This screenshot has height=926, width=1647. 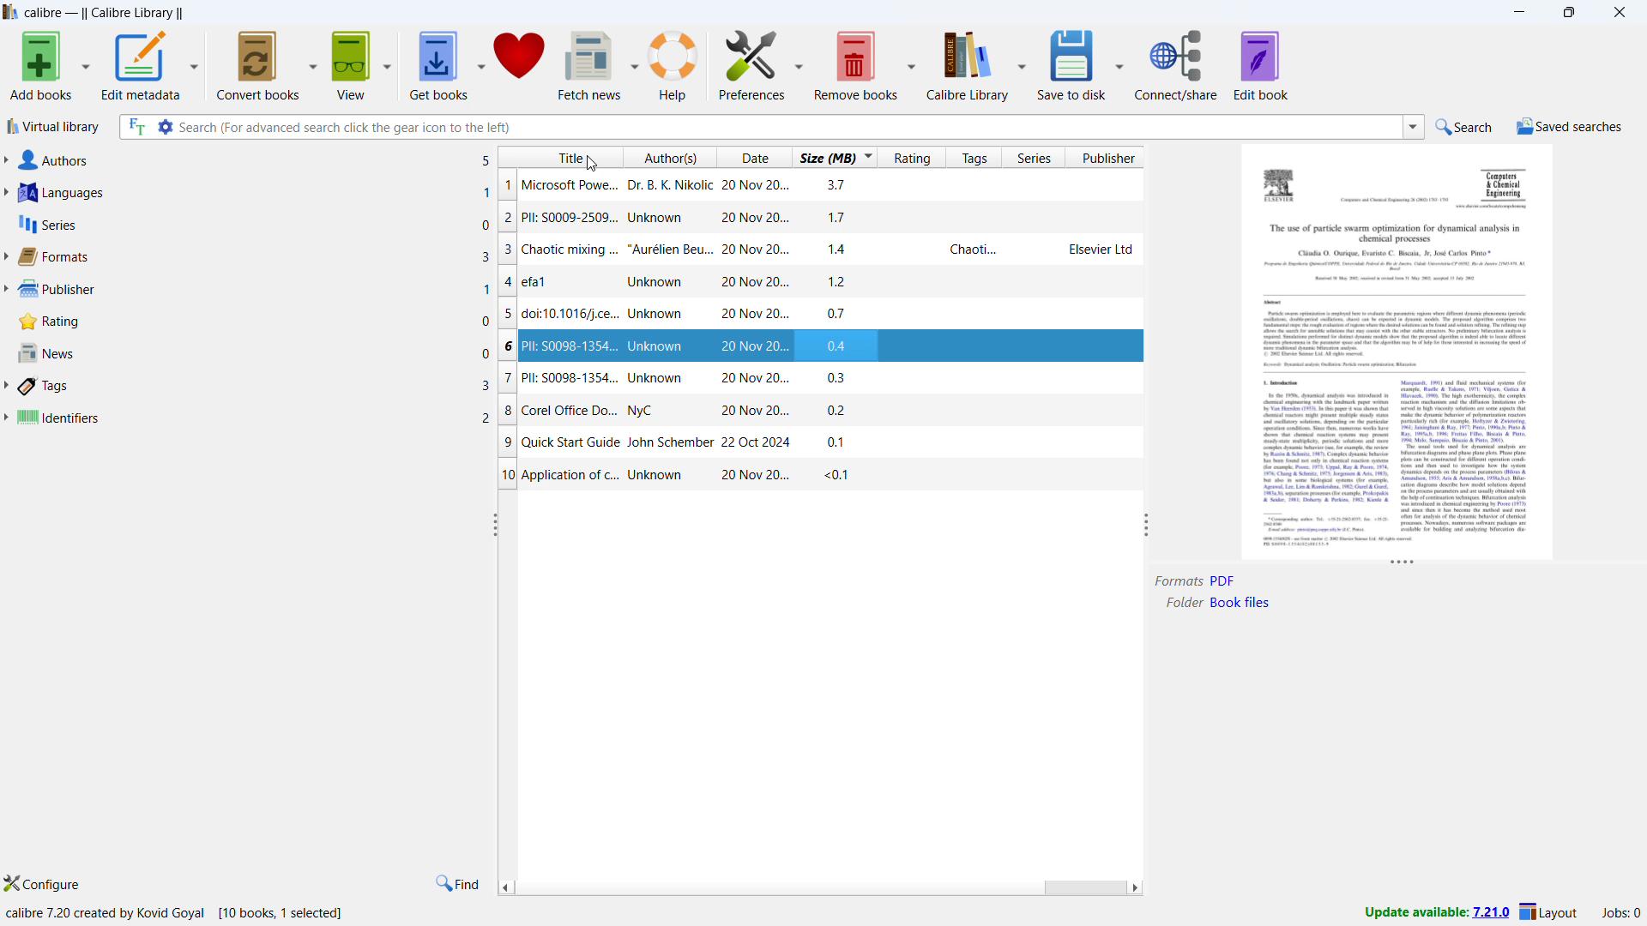 What do you see at coordinates (1019, 63) in the screenshot?
I see `calibre diary options ` at bounding box center [1019, 63].